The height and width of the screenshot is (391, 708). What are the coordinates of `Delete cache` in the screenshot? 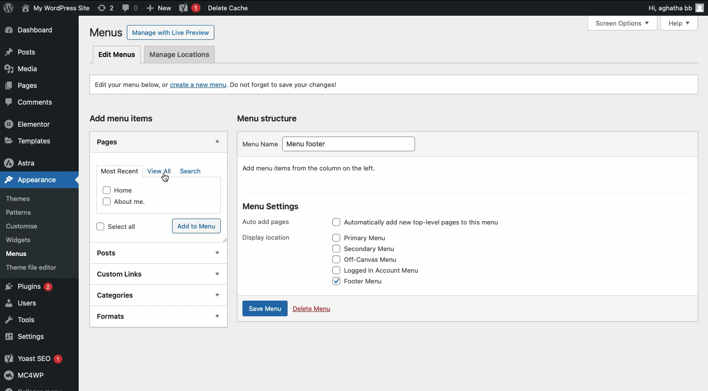 It's located at (228, 8).